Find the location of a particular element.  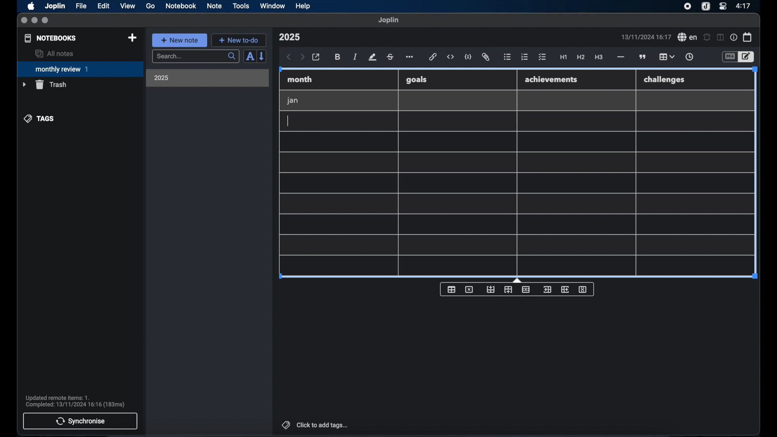

insert row before is located at coordinates (491, 290).